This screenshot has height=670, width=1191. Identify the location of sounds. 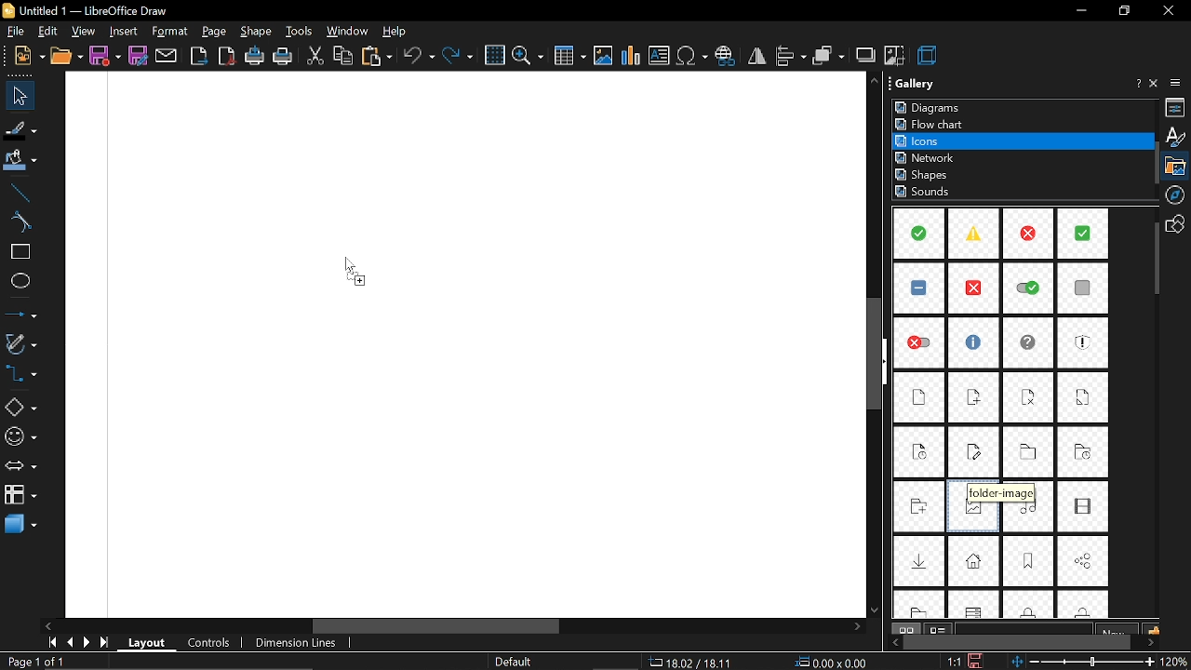
(925, 193).